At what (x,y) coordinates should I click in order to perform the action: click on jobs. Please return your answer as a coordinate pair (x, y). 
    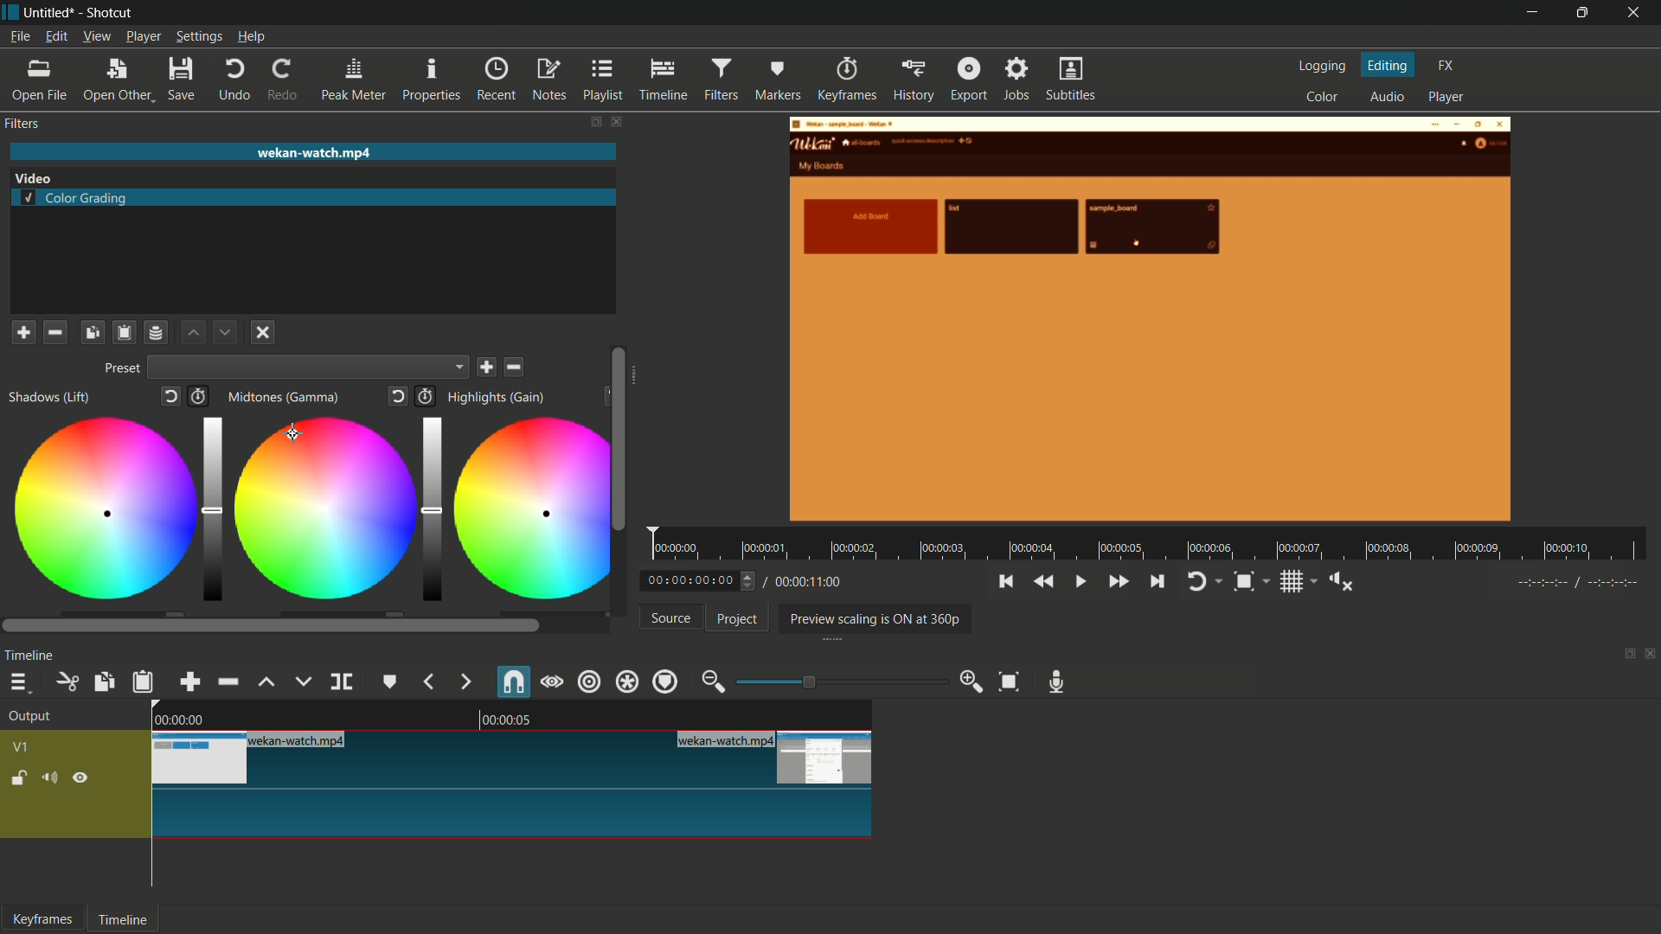
    Looking at the image, I should click on (1018, 80).